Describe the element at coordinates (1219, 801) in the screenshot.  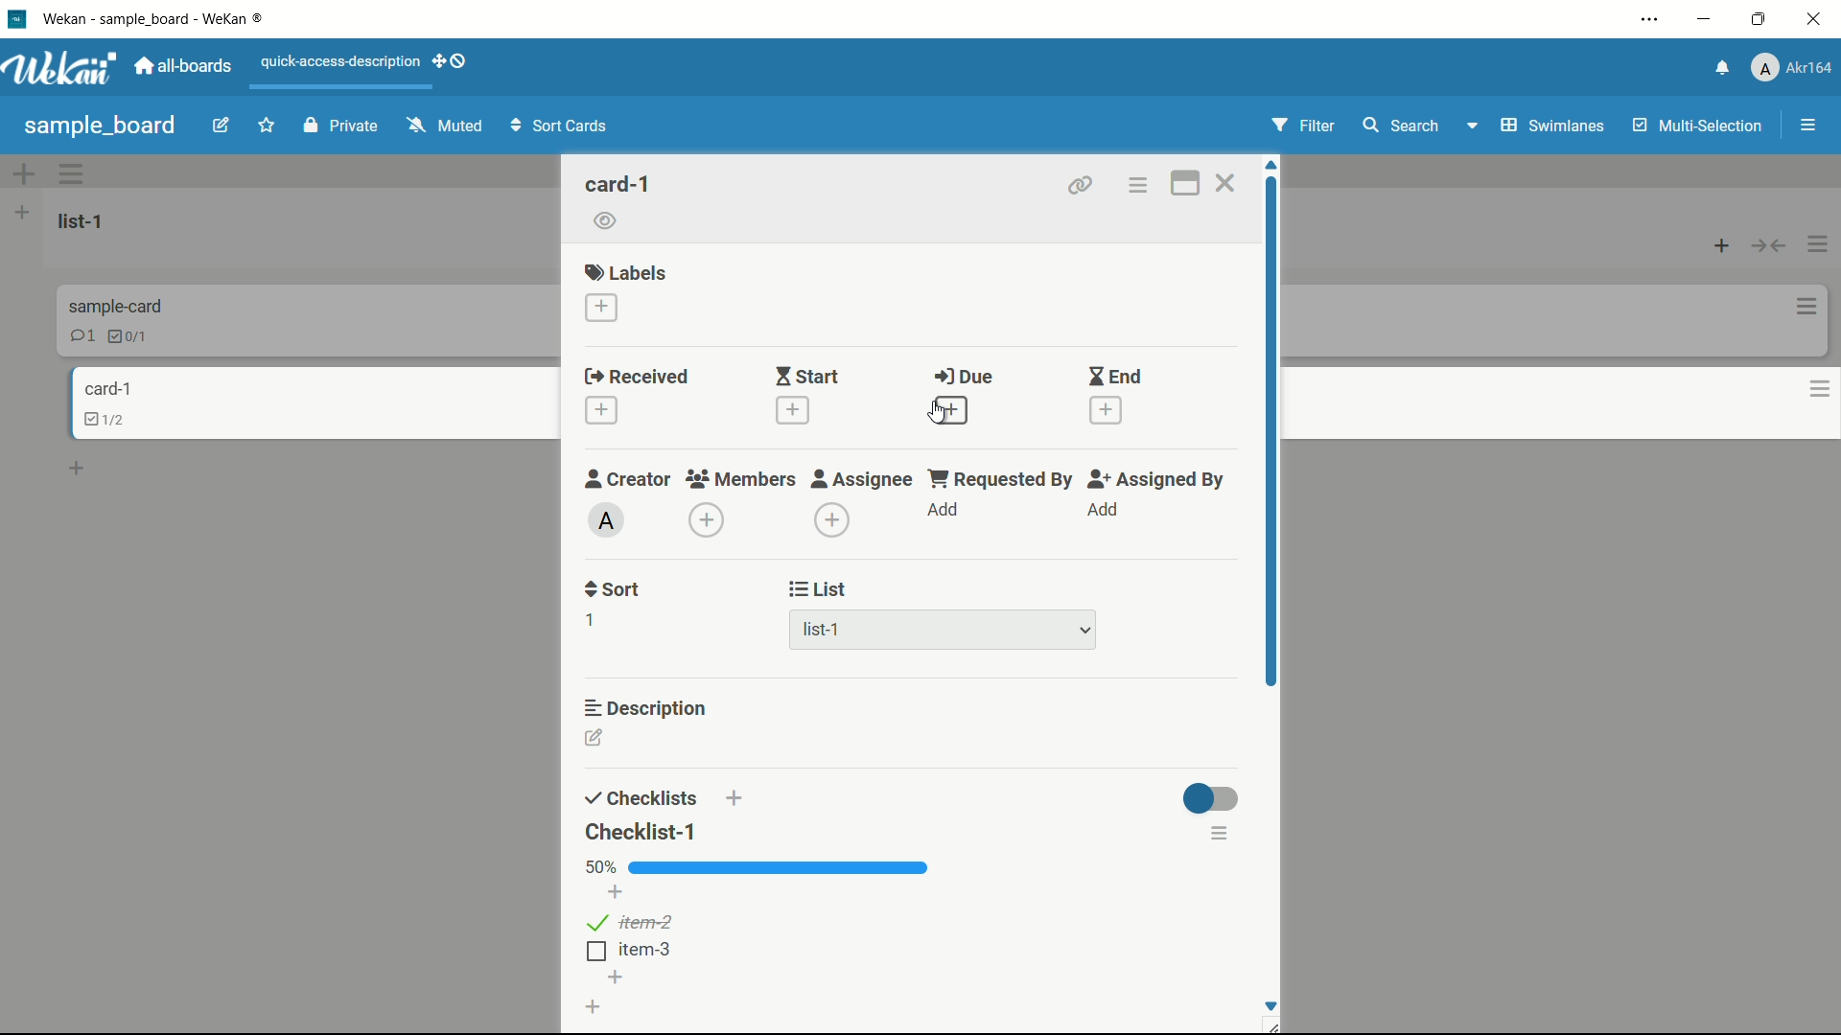
I see `toggle button` at that location.